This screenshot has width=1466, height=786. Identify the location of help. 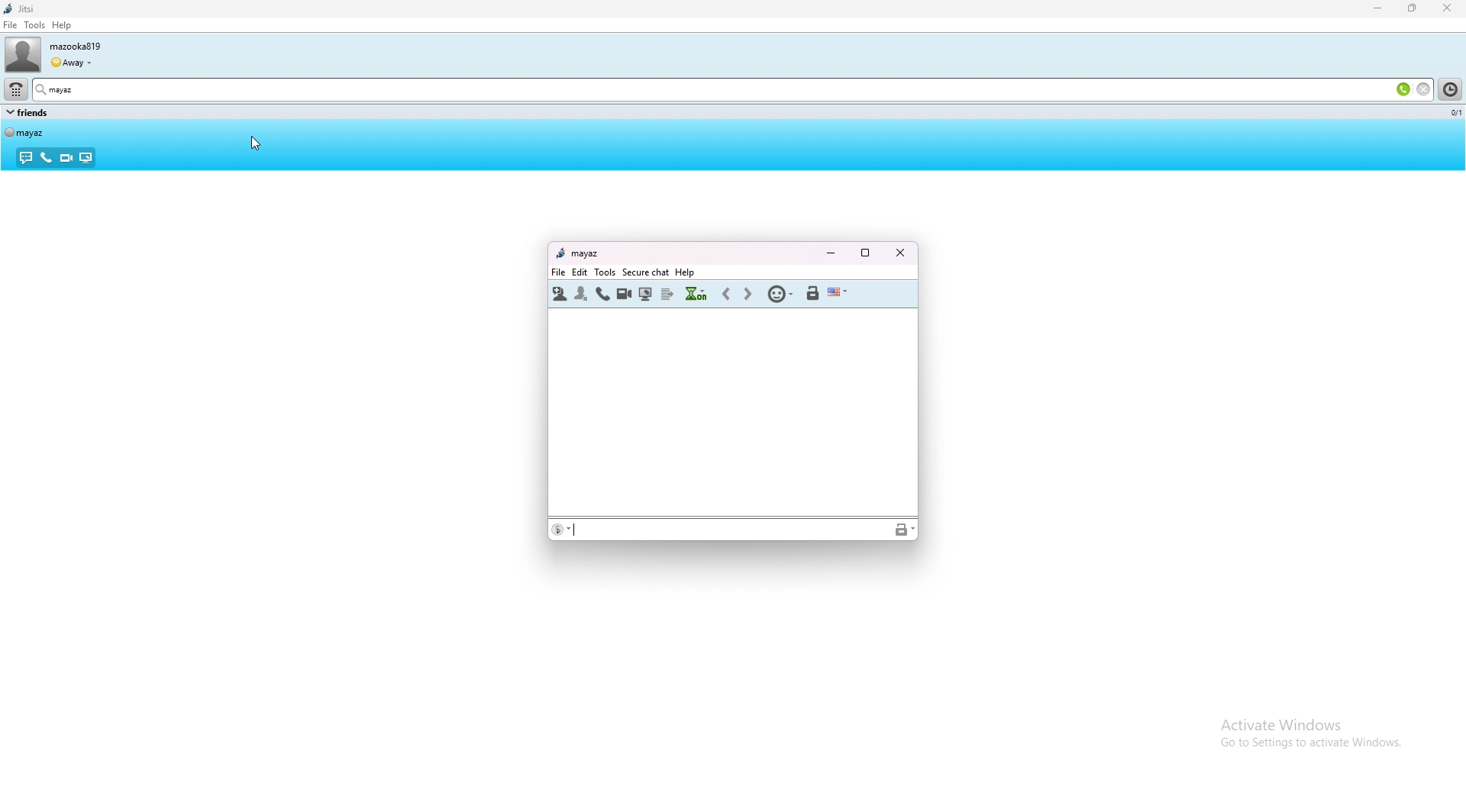
(686, 272).